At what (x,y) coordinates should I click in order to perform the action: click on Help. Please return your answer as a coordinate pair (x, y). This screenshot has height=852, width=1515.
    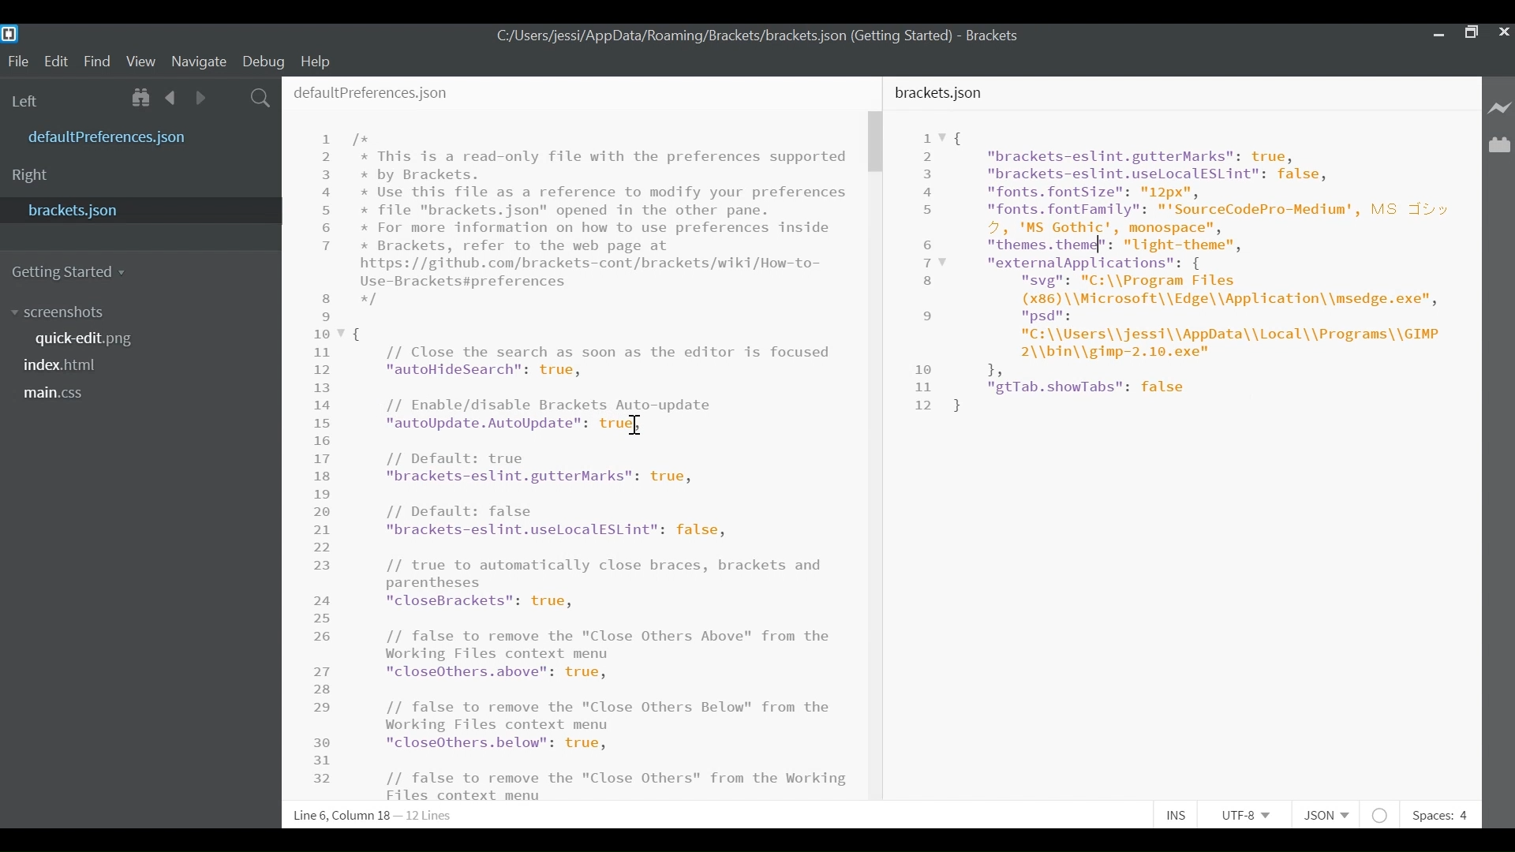
    Looking at the image, I should click on (324, 61).